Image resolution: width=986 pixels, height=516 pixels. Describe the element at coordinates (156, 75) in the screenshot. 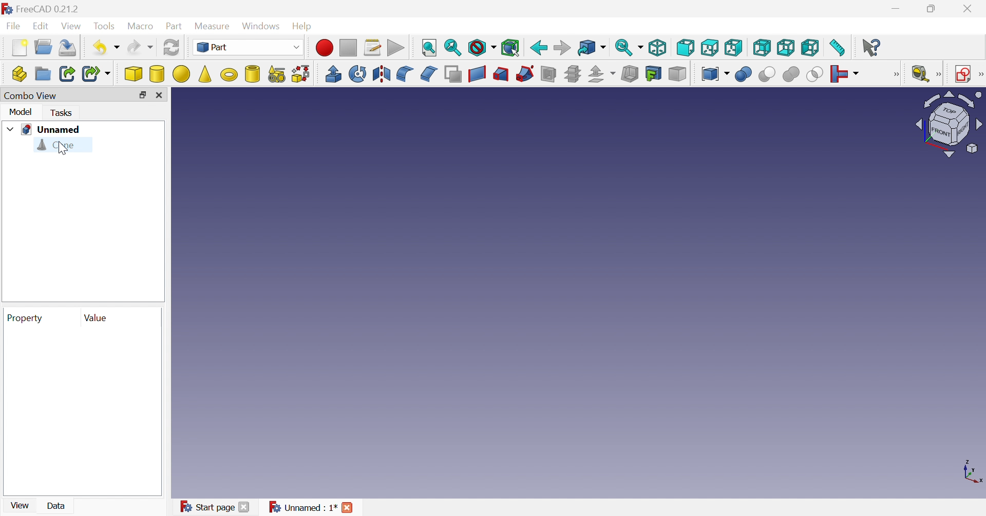

I see `Cylinder` at that location.